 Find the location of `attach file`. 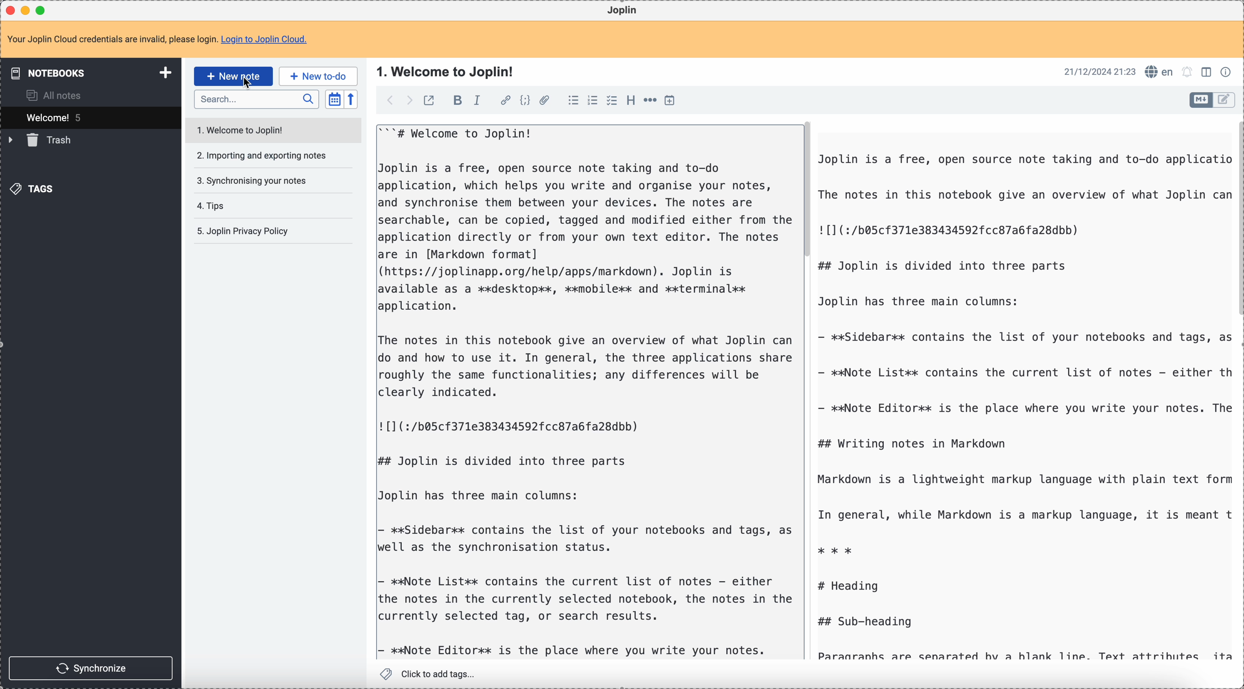

attach file is located at coordinates (543, 101).